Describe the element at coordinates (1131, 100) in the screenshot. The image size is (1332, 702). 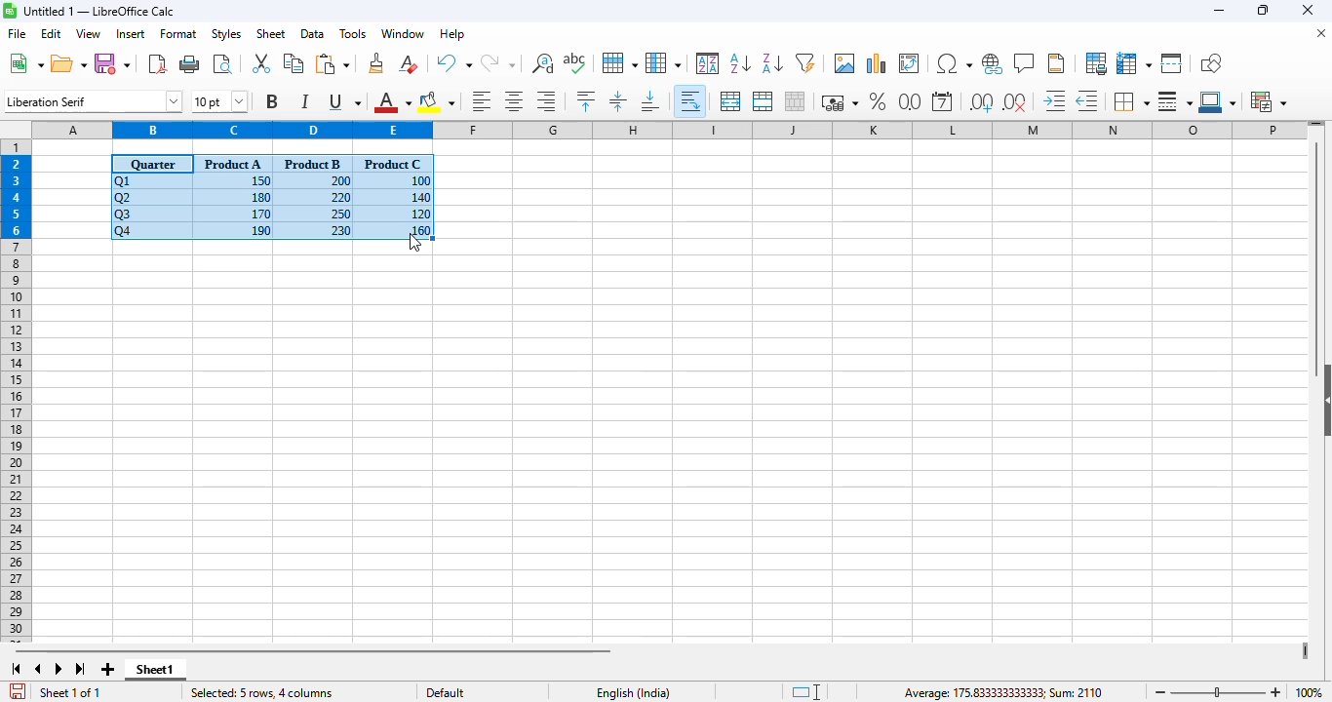
I see `borders` at that location.